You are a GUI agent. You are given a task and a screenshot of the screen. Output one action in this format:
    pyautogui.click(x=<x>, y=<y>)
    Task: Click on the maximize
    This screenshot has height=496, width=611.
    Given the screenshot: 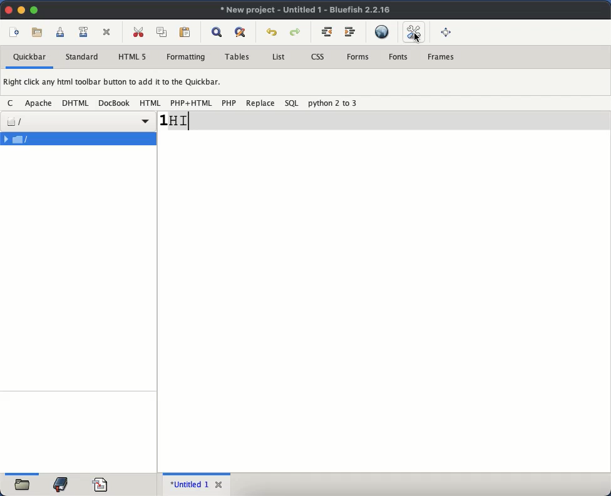 What is the action you would take?
    pyautogui.click(x=35, y=9)
    